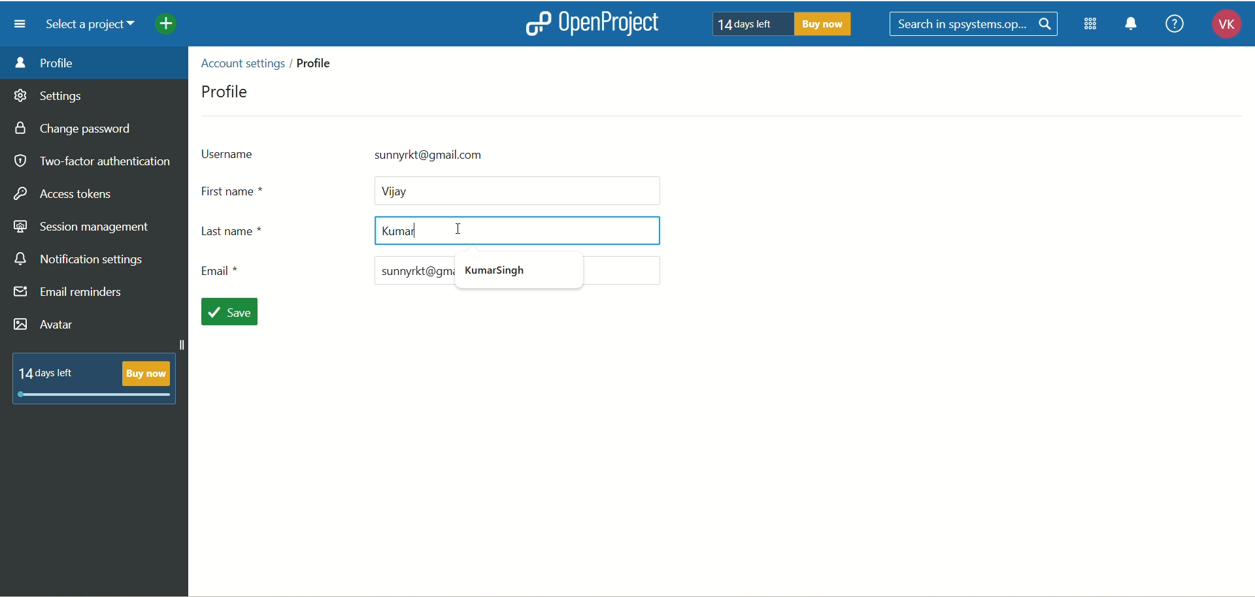  What do you see at coordinates (95, 26) in the screenshot?
I see `select a project` at bounding box center [95, 26].